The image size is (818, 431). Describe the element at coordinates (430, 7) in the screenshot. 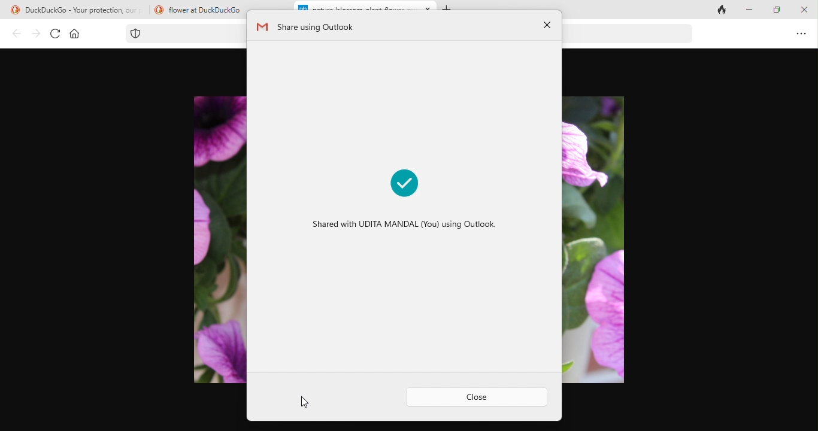

I see `close` at that location.